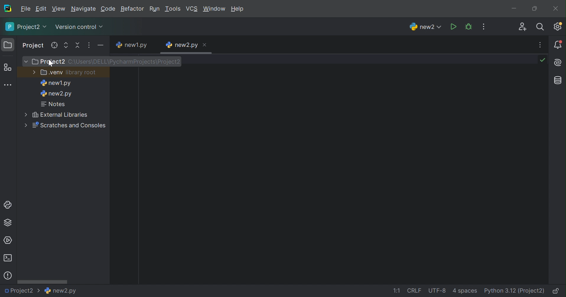 The width and height of the screenshot is (566, 297). What do you see at coordinates (59, 291) in the screenshot?
I see `` at bounding box center [59, 291].